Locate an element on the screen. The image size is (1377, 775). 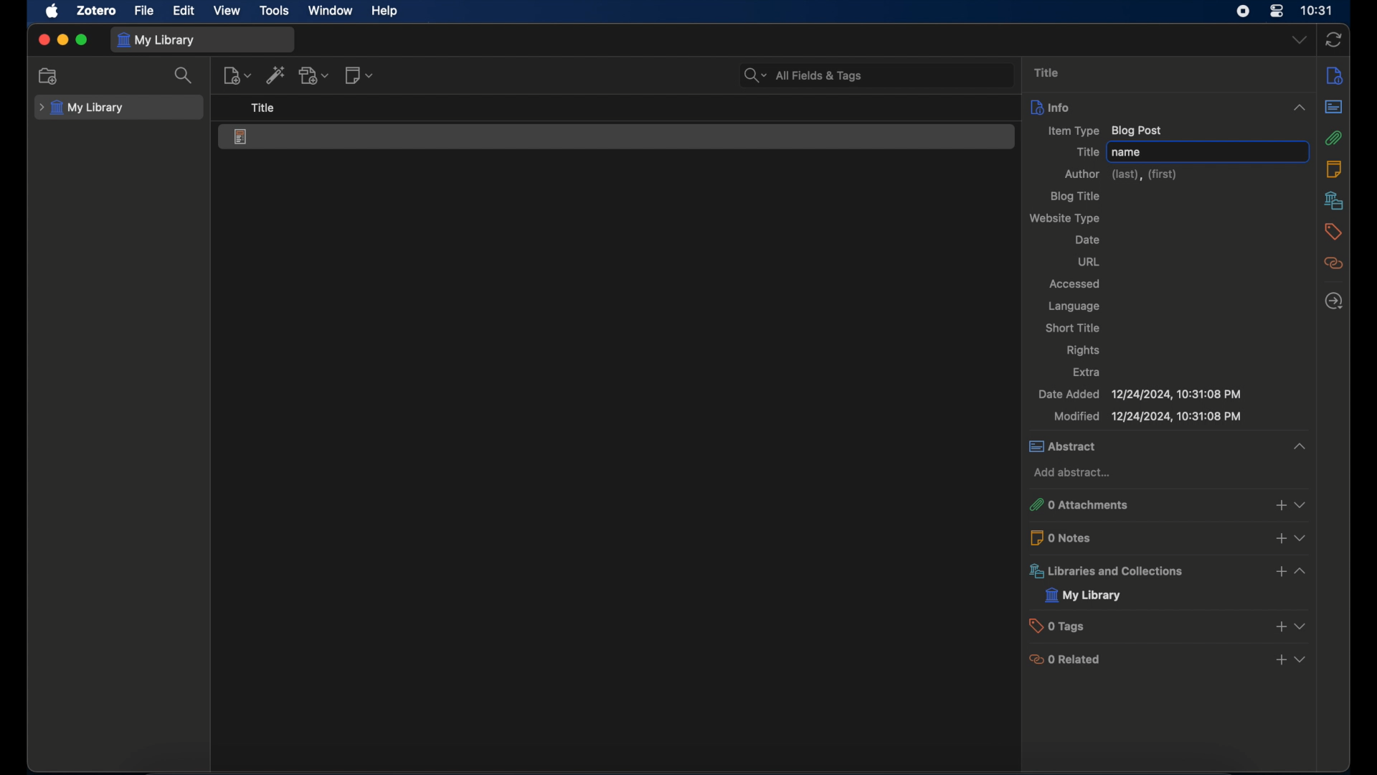
dropdown is located at coordinates (1299, 40).